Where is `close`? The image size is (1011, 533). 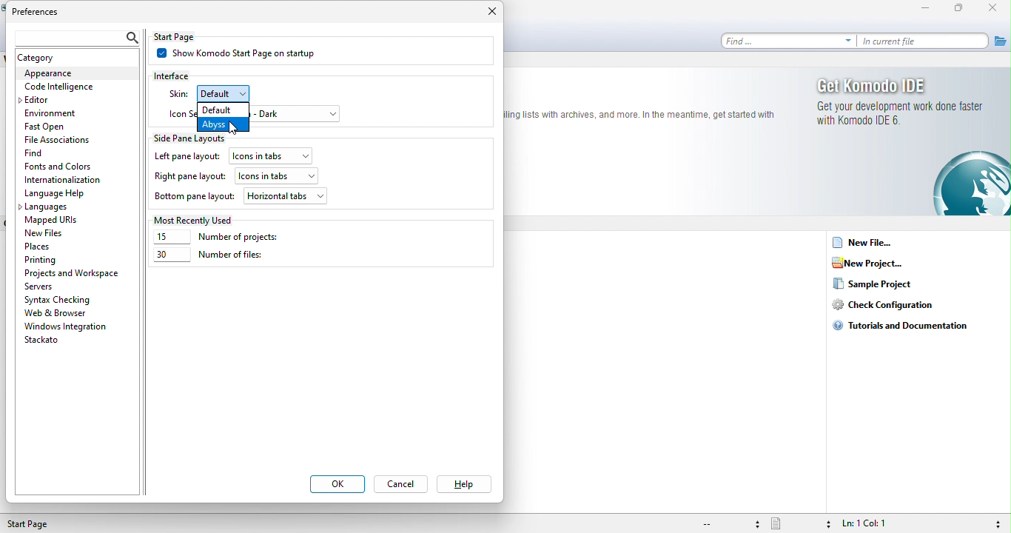 close is located at coordinates (488, 14).